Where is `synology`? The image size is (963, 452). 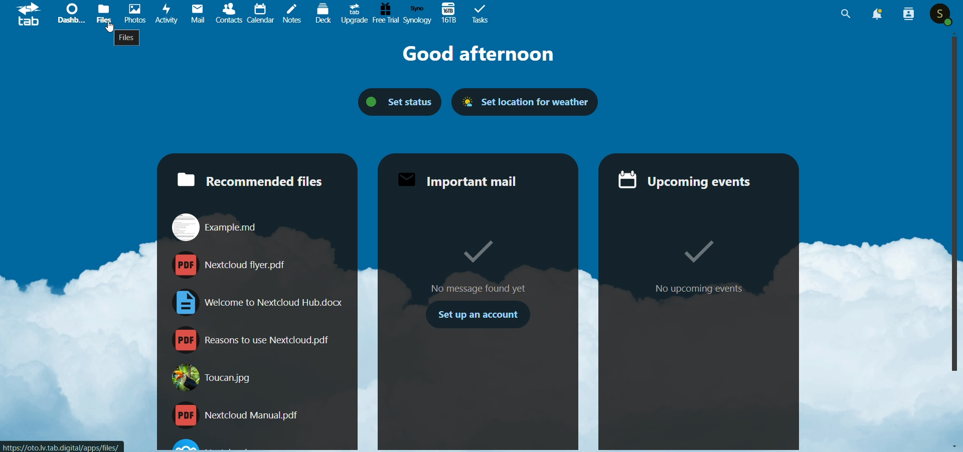 synology is located at coordinates (417, 14).